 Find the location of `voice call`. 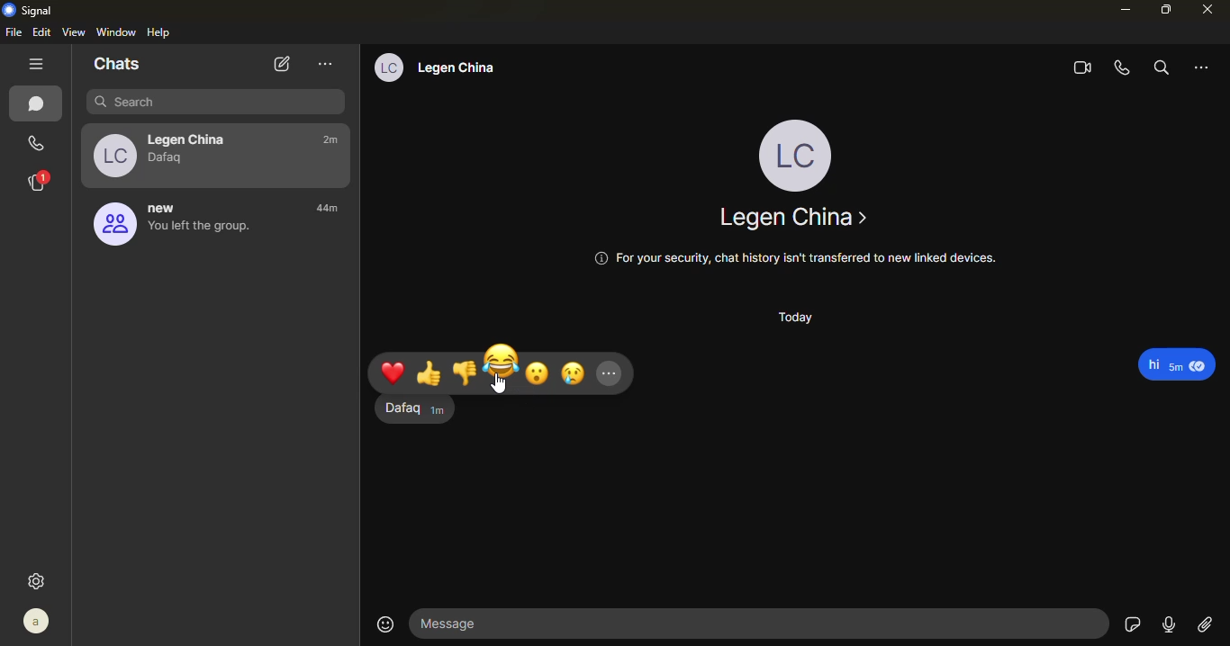

voice call is located at coordinates (1123, 68).